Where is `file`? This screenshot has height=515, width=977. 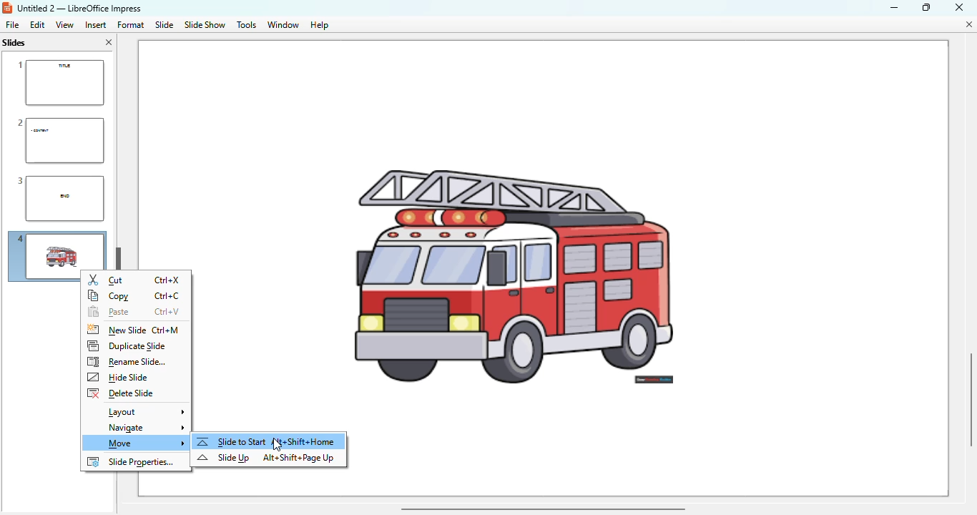
file is located at coordinates (12, 24).